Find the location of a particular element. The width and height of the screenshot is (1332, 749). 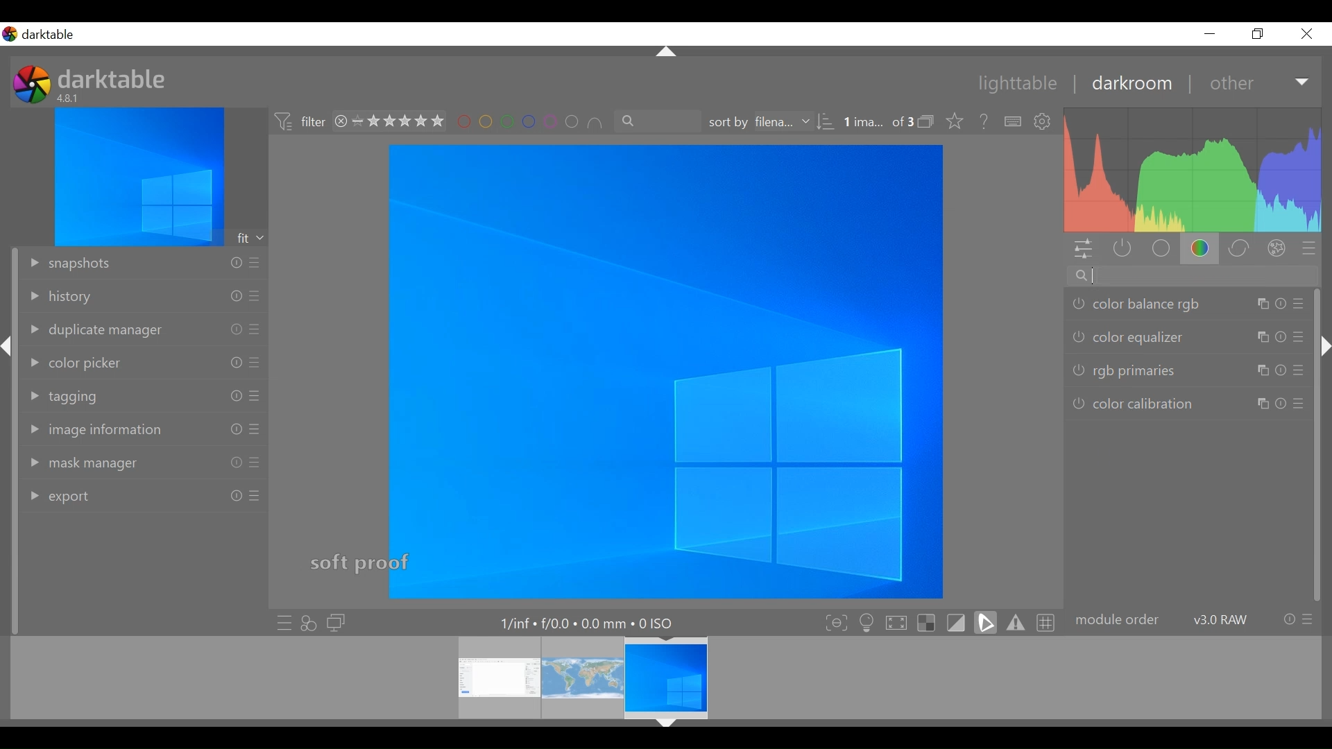

 is located at coordinates (1261, 371).